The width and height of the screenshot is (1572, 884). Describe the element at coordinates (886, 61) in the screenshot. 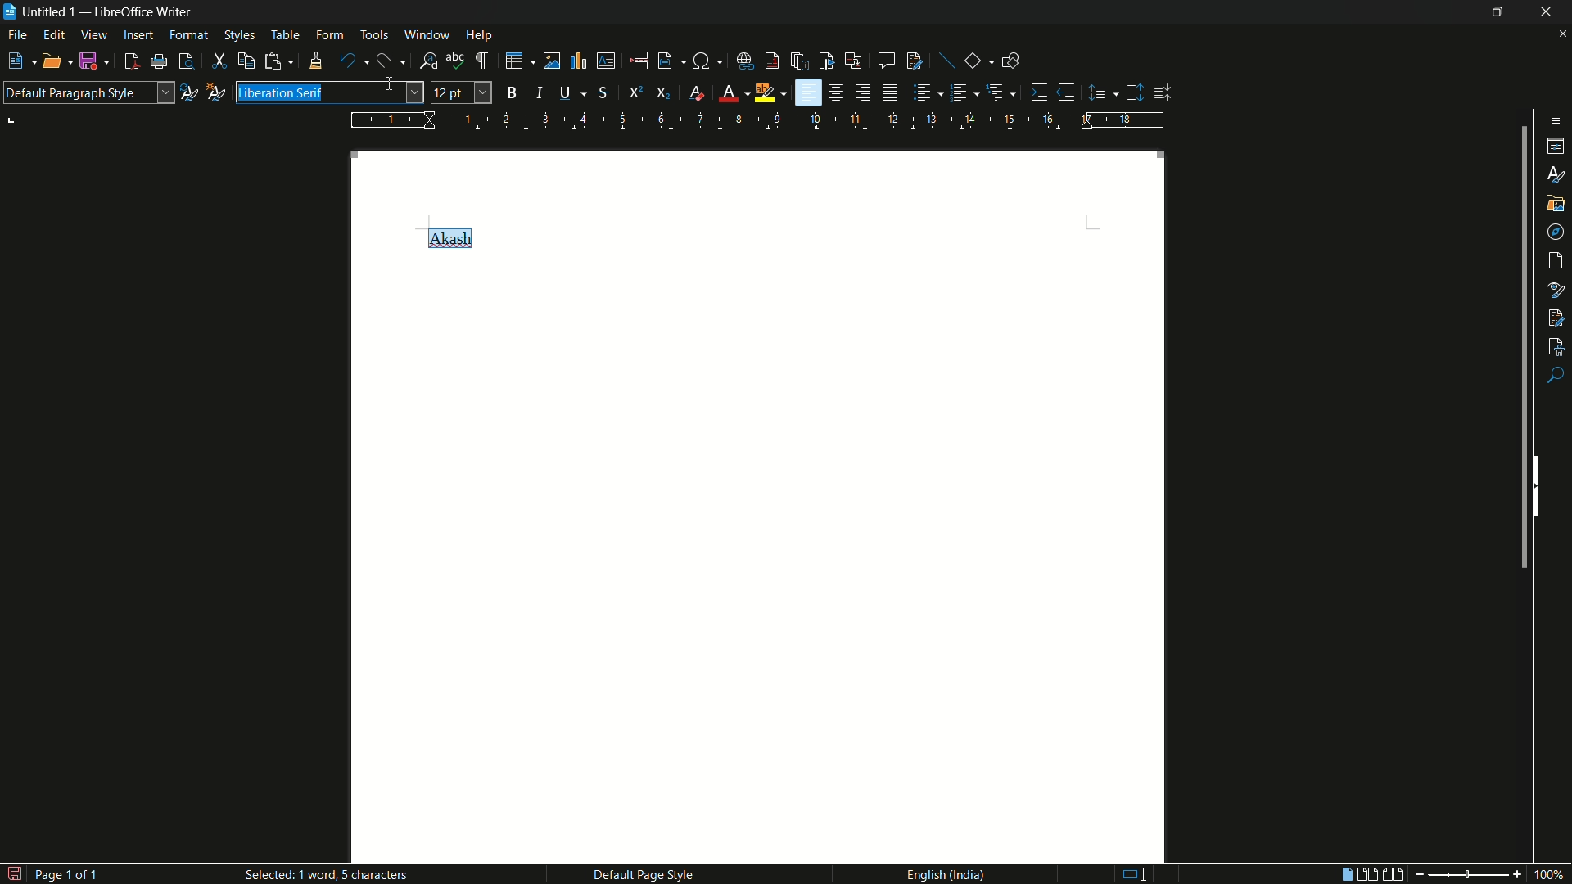

I see `insert comment` at that location.